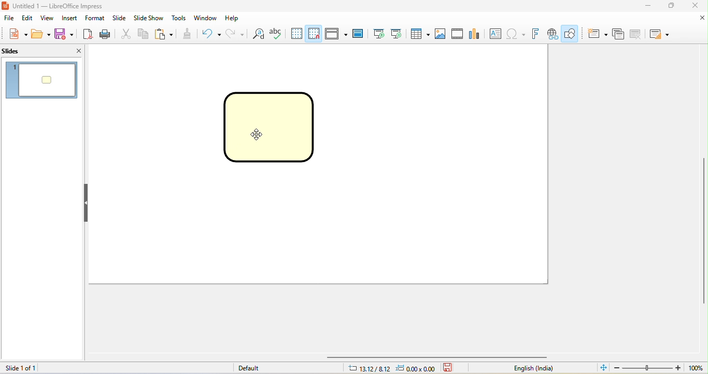 Image resolution: width=708 pixels, height=374 pixels. I want to click on paste, so click(165, 34).